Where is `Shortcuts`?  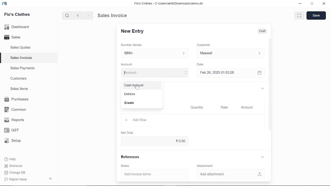
Shortcuts is located at coordinates (16, 166).